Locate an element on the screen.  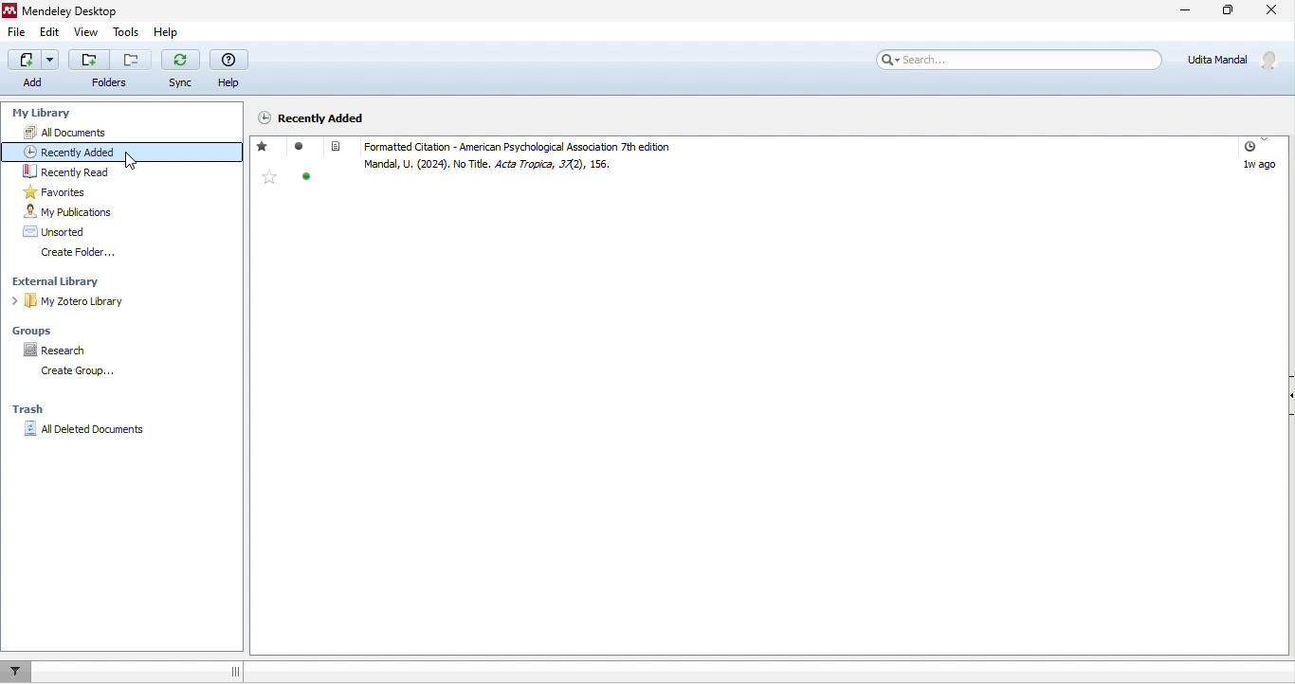
hide is located at coordinates (1286, 397).